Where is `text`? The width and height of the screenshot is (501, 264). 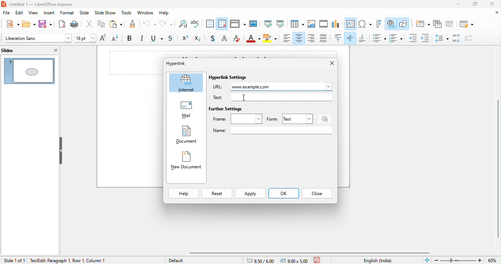 text is located at coordinates (272, 97).